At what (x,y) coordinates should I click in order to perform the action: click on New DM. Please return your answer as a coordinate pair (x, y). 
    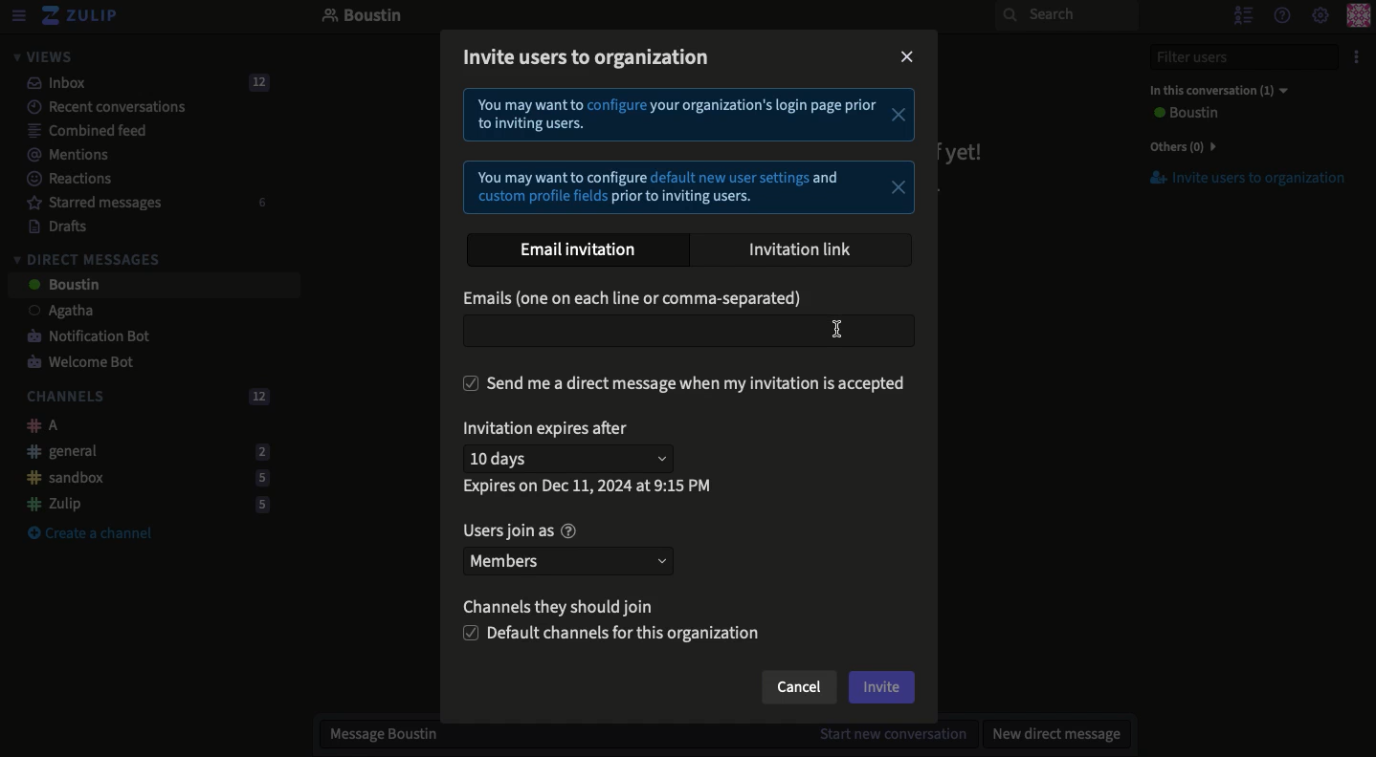
    Looking at the image, I should click on (1052, 733).